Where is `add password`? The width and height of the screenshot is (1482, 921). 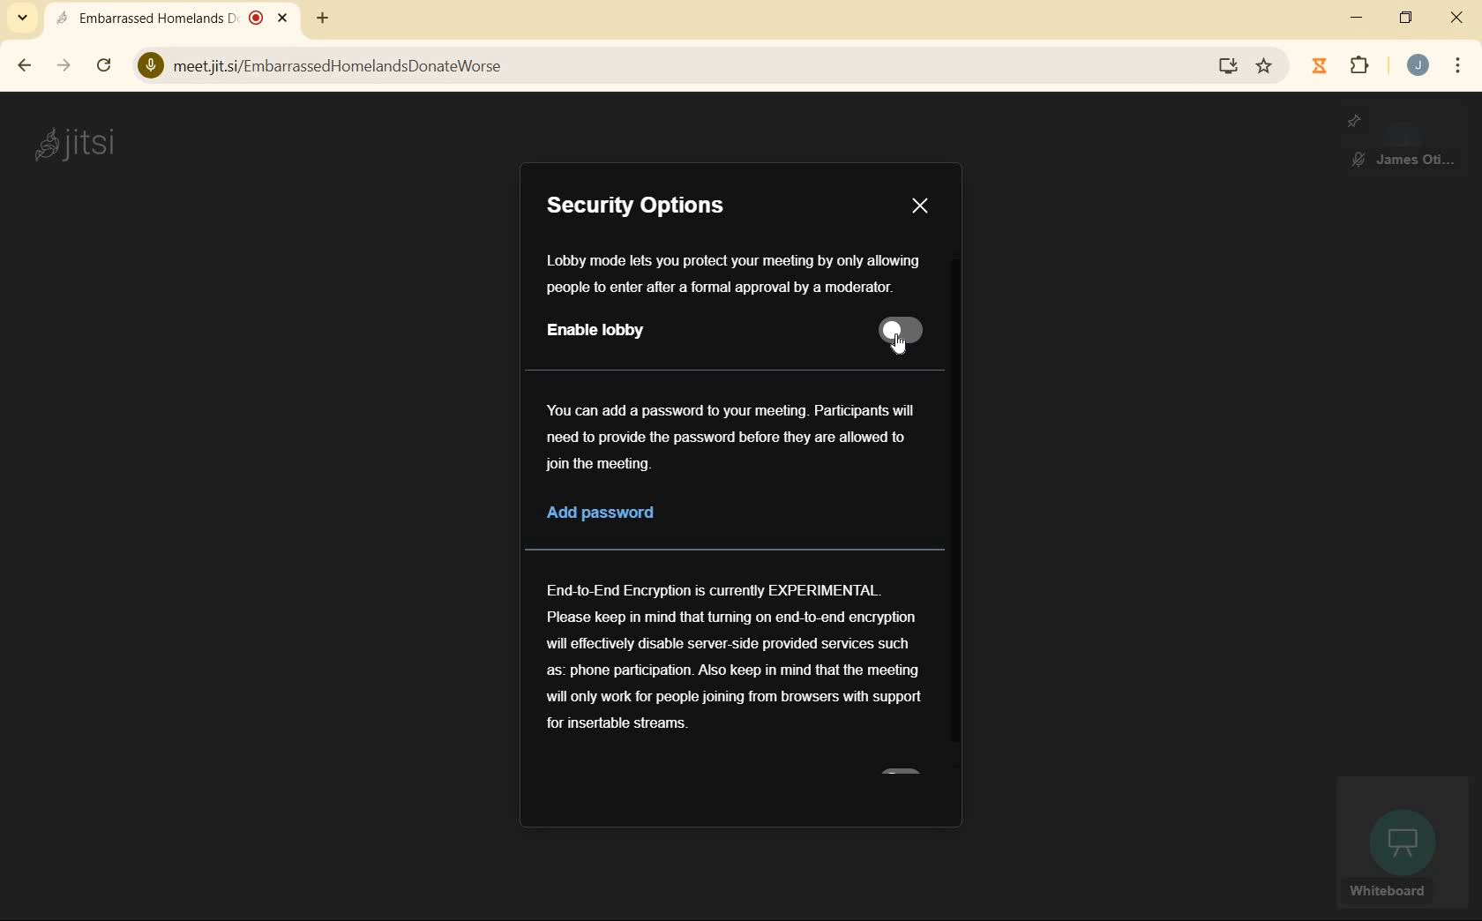 add password is located at coordinates (692, 516).